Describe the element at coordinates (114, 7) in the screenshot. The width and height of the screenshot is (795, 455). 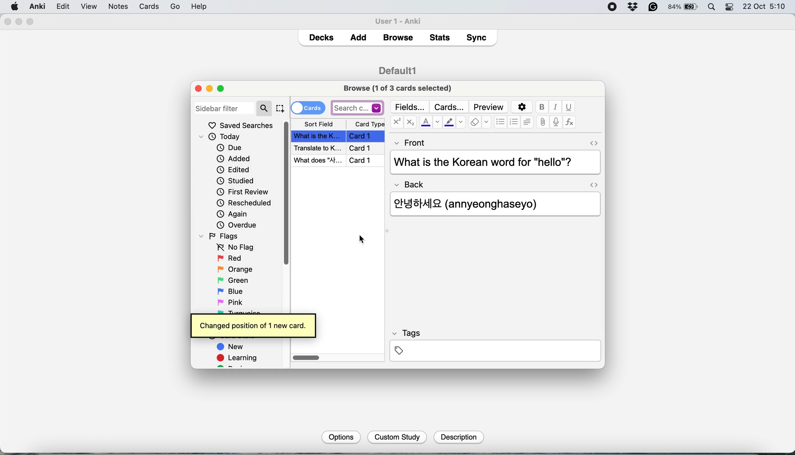
I see `view` at that location.